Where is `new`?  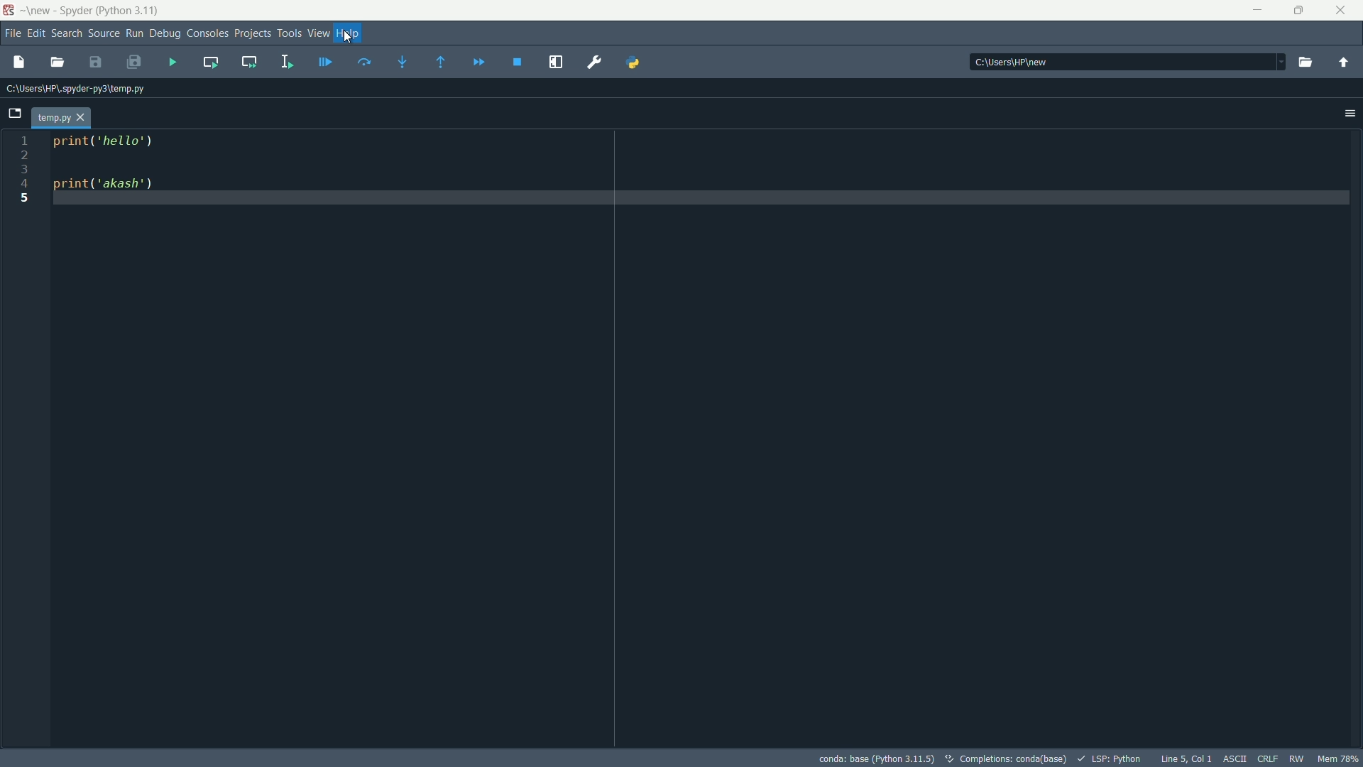 new is located at coordinates (38, 11).